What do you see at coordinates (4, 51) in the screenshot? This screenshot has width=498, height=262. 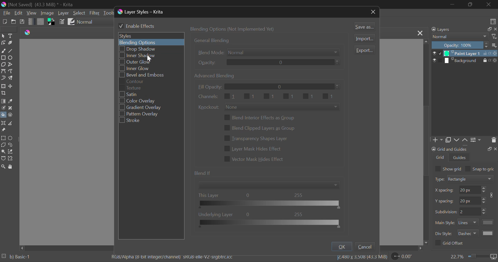 I see `Freehand` at bounding box center [4, 51].